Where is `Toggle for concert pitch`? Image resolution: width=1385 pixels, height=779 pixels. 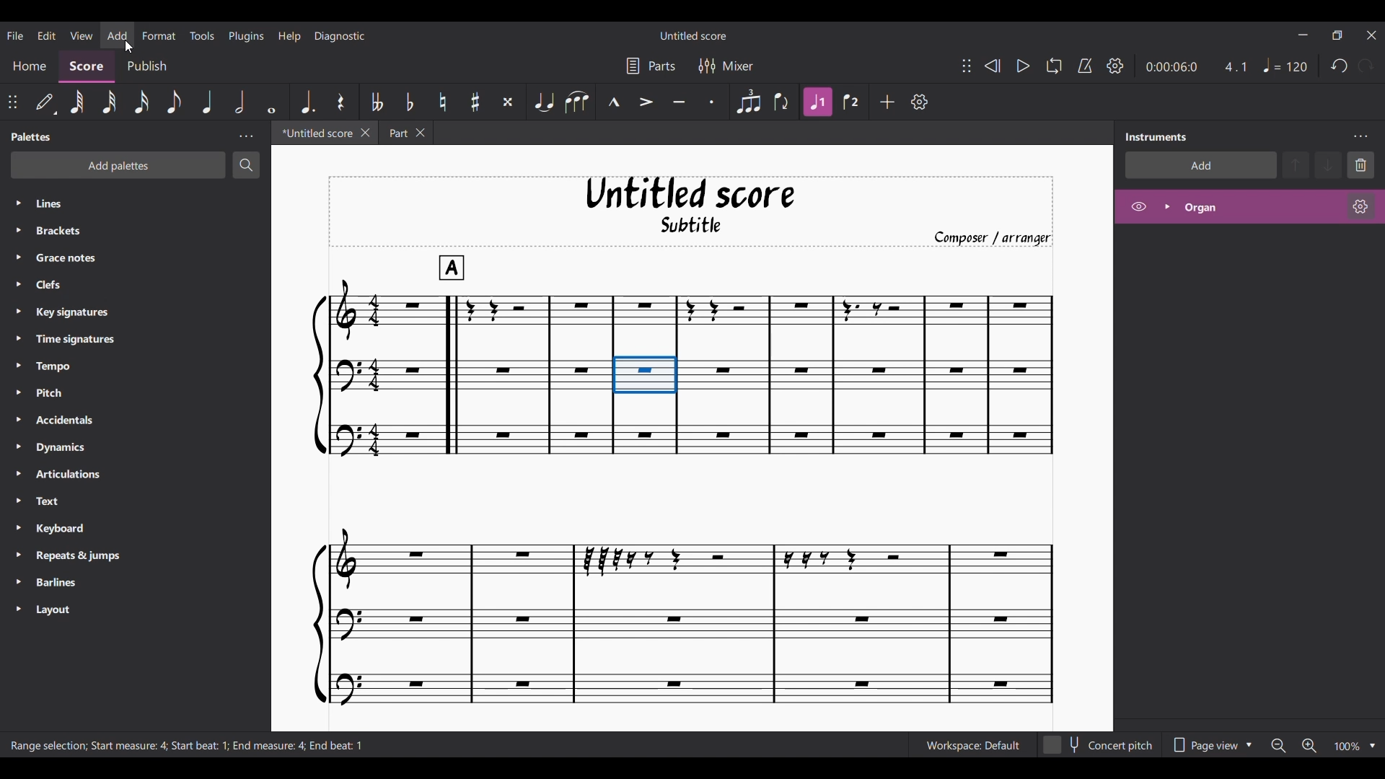
Toggle for concert pitch is located at coordinates (1099, 745).